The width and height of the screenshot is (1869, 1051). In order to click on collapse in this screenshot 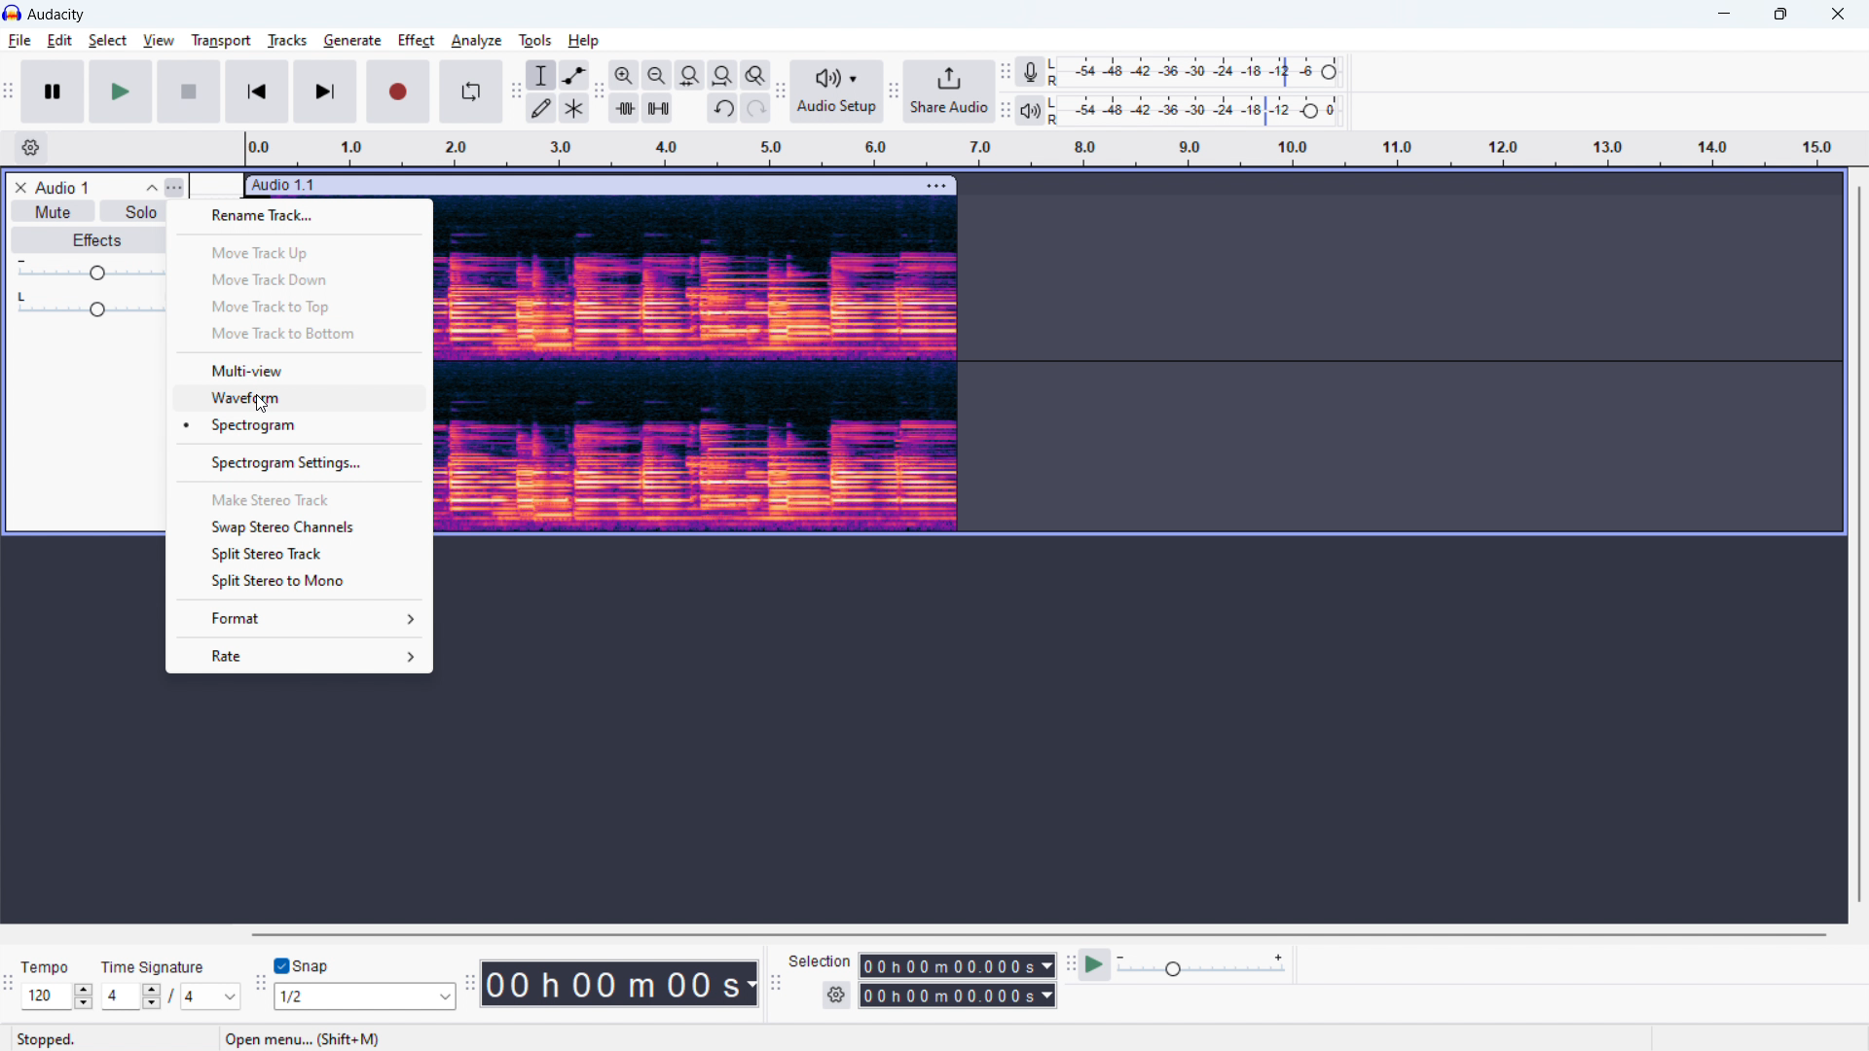, I will do `click(151, 188)`.